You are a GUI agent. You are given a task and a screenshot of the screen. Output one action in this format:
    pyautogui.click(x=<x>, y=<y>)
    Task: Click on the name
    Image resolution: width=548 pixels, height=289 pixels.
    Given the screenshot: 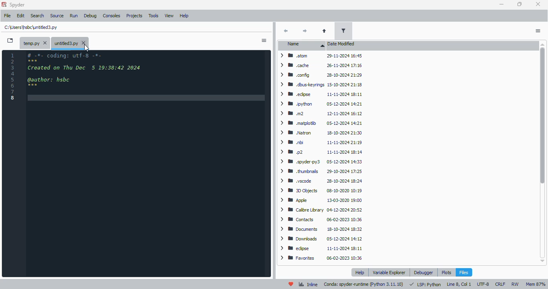 What is the action you would take?
    pyautogui.click(x=302, y=45)
    